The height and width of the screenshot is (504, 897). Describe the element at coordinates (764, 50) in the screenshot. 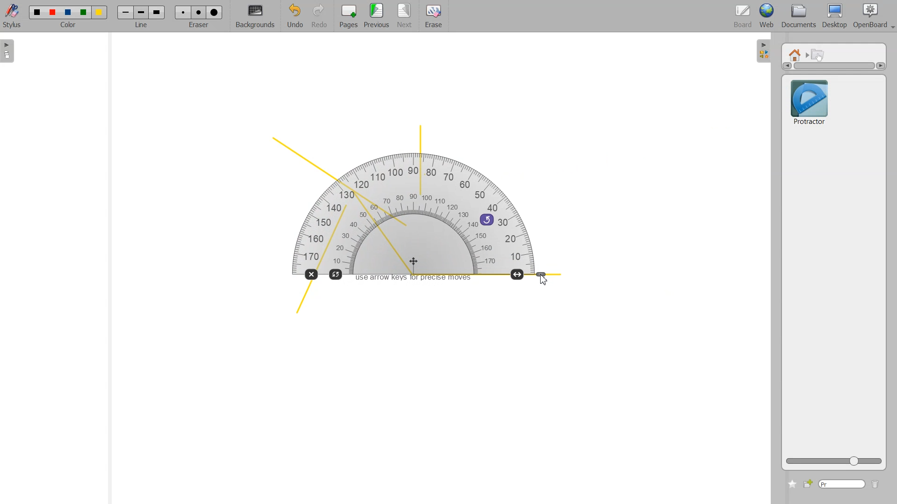

I see `Sidebar` at that location.